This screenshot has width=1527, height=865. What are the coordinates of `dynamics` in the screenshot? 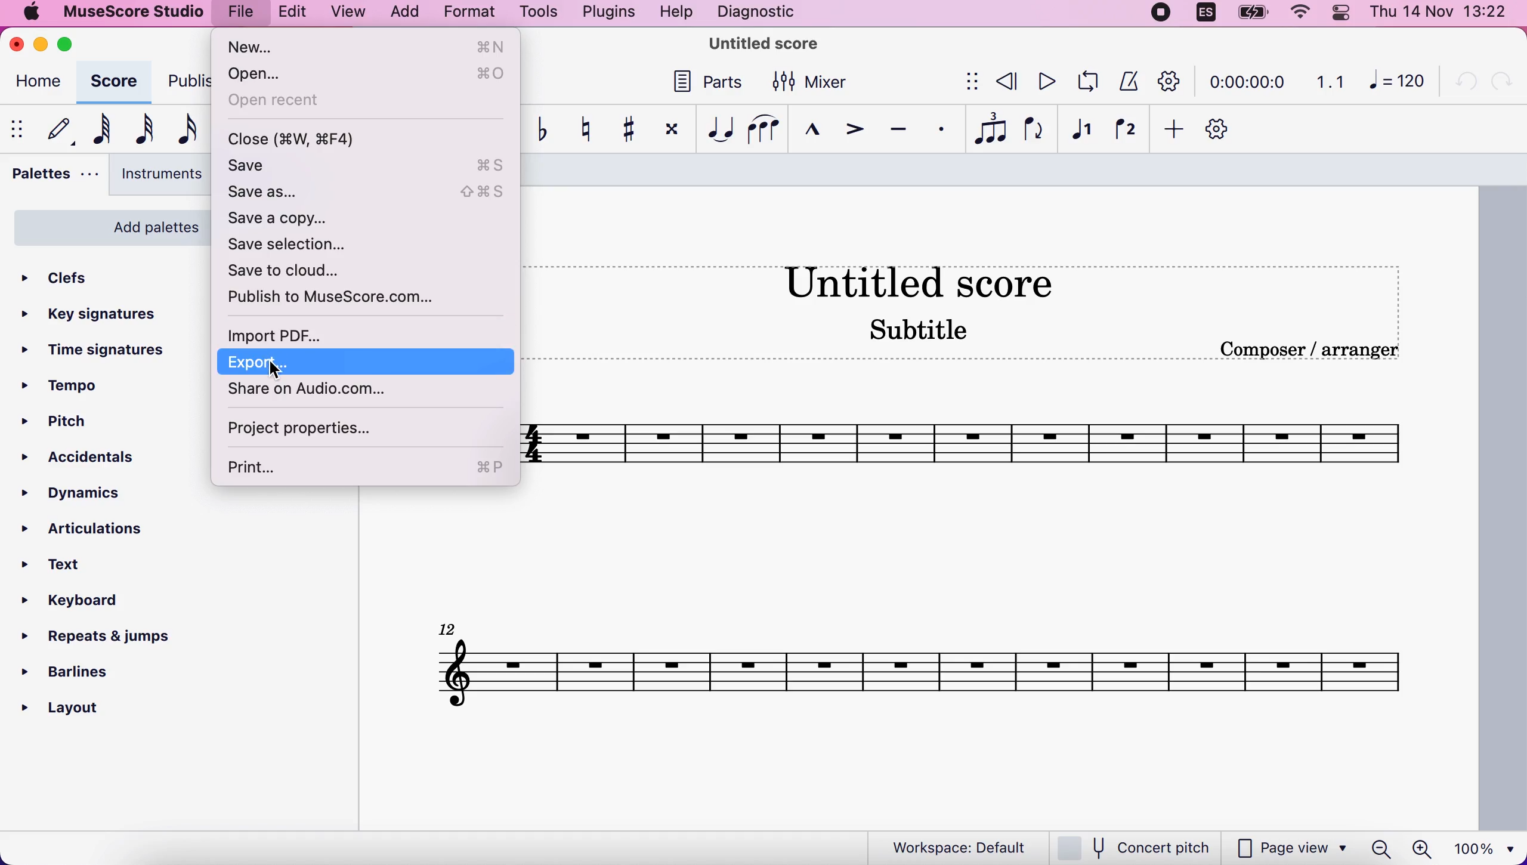 It's located at (92, 494).